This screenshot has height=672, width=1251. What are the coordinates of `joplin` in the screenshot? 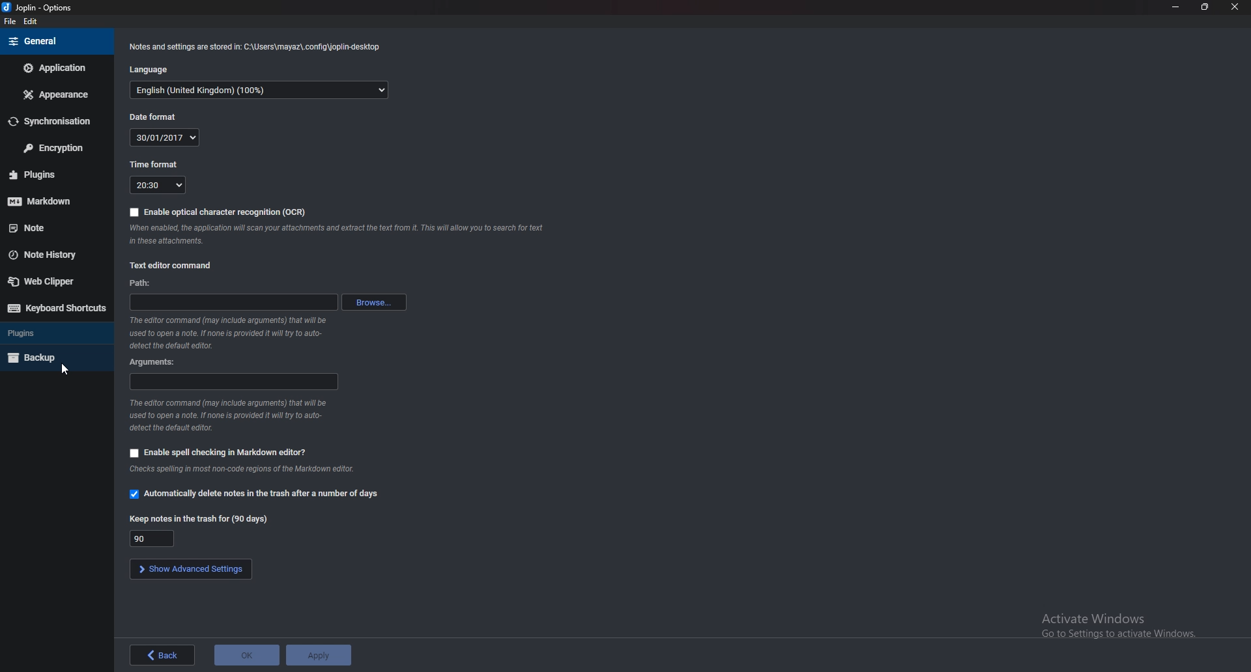 It's located at (23, 8).